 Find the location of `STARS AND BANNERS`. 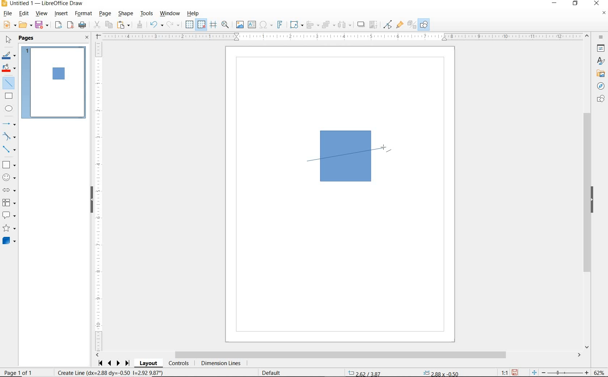

STARS AND BANNERS is located at coordinates (9, 229).